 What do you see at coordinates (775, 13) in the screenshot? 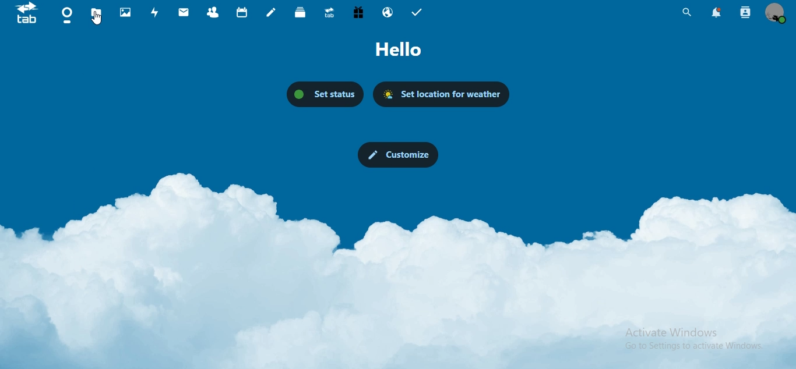
I see `view profile` at bounding box center [775, 13].